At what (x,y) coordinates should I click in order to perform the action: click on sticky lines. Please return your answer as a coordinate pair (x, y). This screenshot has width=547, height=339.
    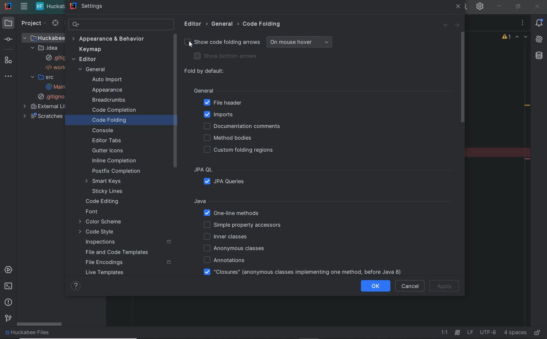
    Looking at the image, I should click on (107, 192).